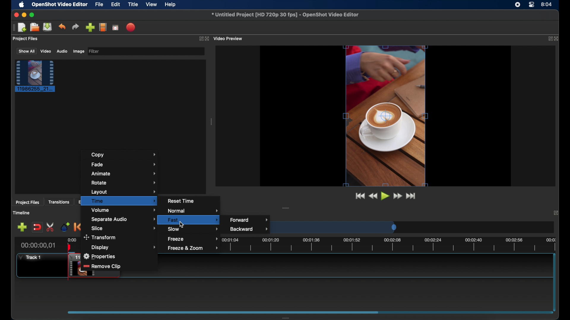 This screenshot has width=570, height=320. Describe the element at coordinates (193, 220) in the screenshot. I see `fastmenu` at that location.